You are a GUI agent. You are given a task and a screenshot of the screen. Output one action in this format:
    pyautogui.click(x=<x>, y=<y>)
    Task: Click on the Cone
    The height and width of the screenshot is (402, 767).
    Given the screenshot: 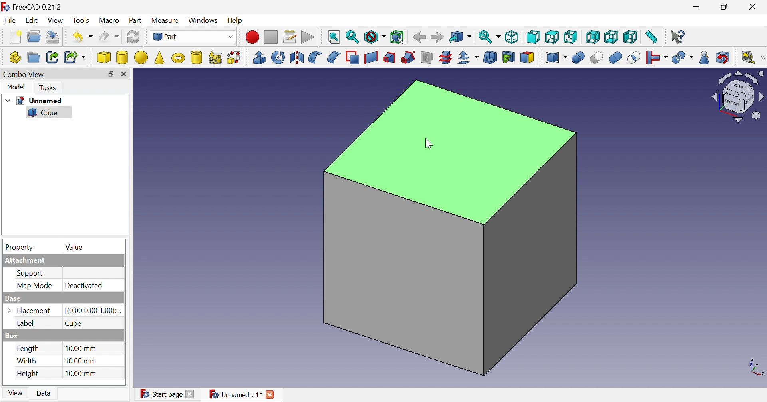 What is the action you would take?
    pyautogui.click(x=161, y=58)
    